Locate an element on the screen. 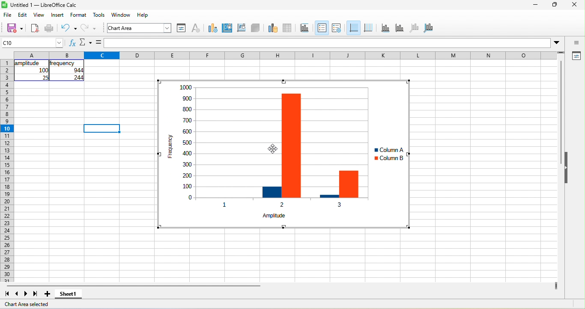 The image size is (585, 309). add new sheet is located at coordinates (47, 294).